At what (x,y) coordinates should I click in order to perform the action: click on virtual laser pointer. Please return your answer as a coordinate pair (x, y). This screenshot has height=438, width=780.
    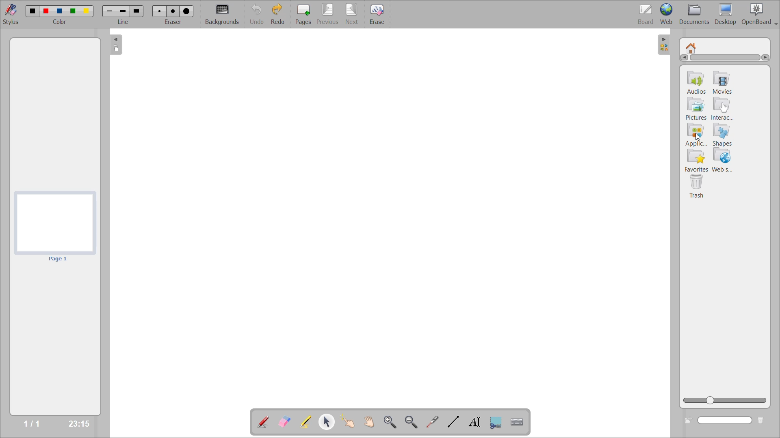
    Looking at the image, I should click on (431, 421).